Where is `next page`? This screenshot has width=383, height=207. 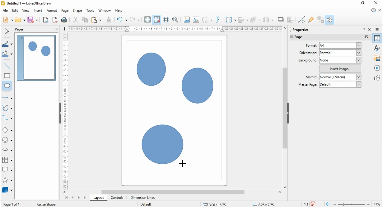 next page is located at coordinates (79, 198).